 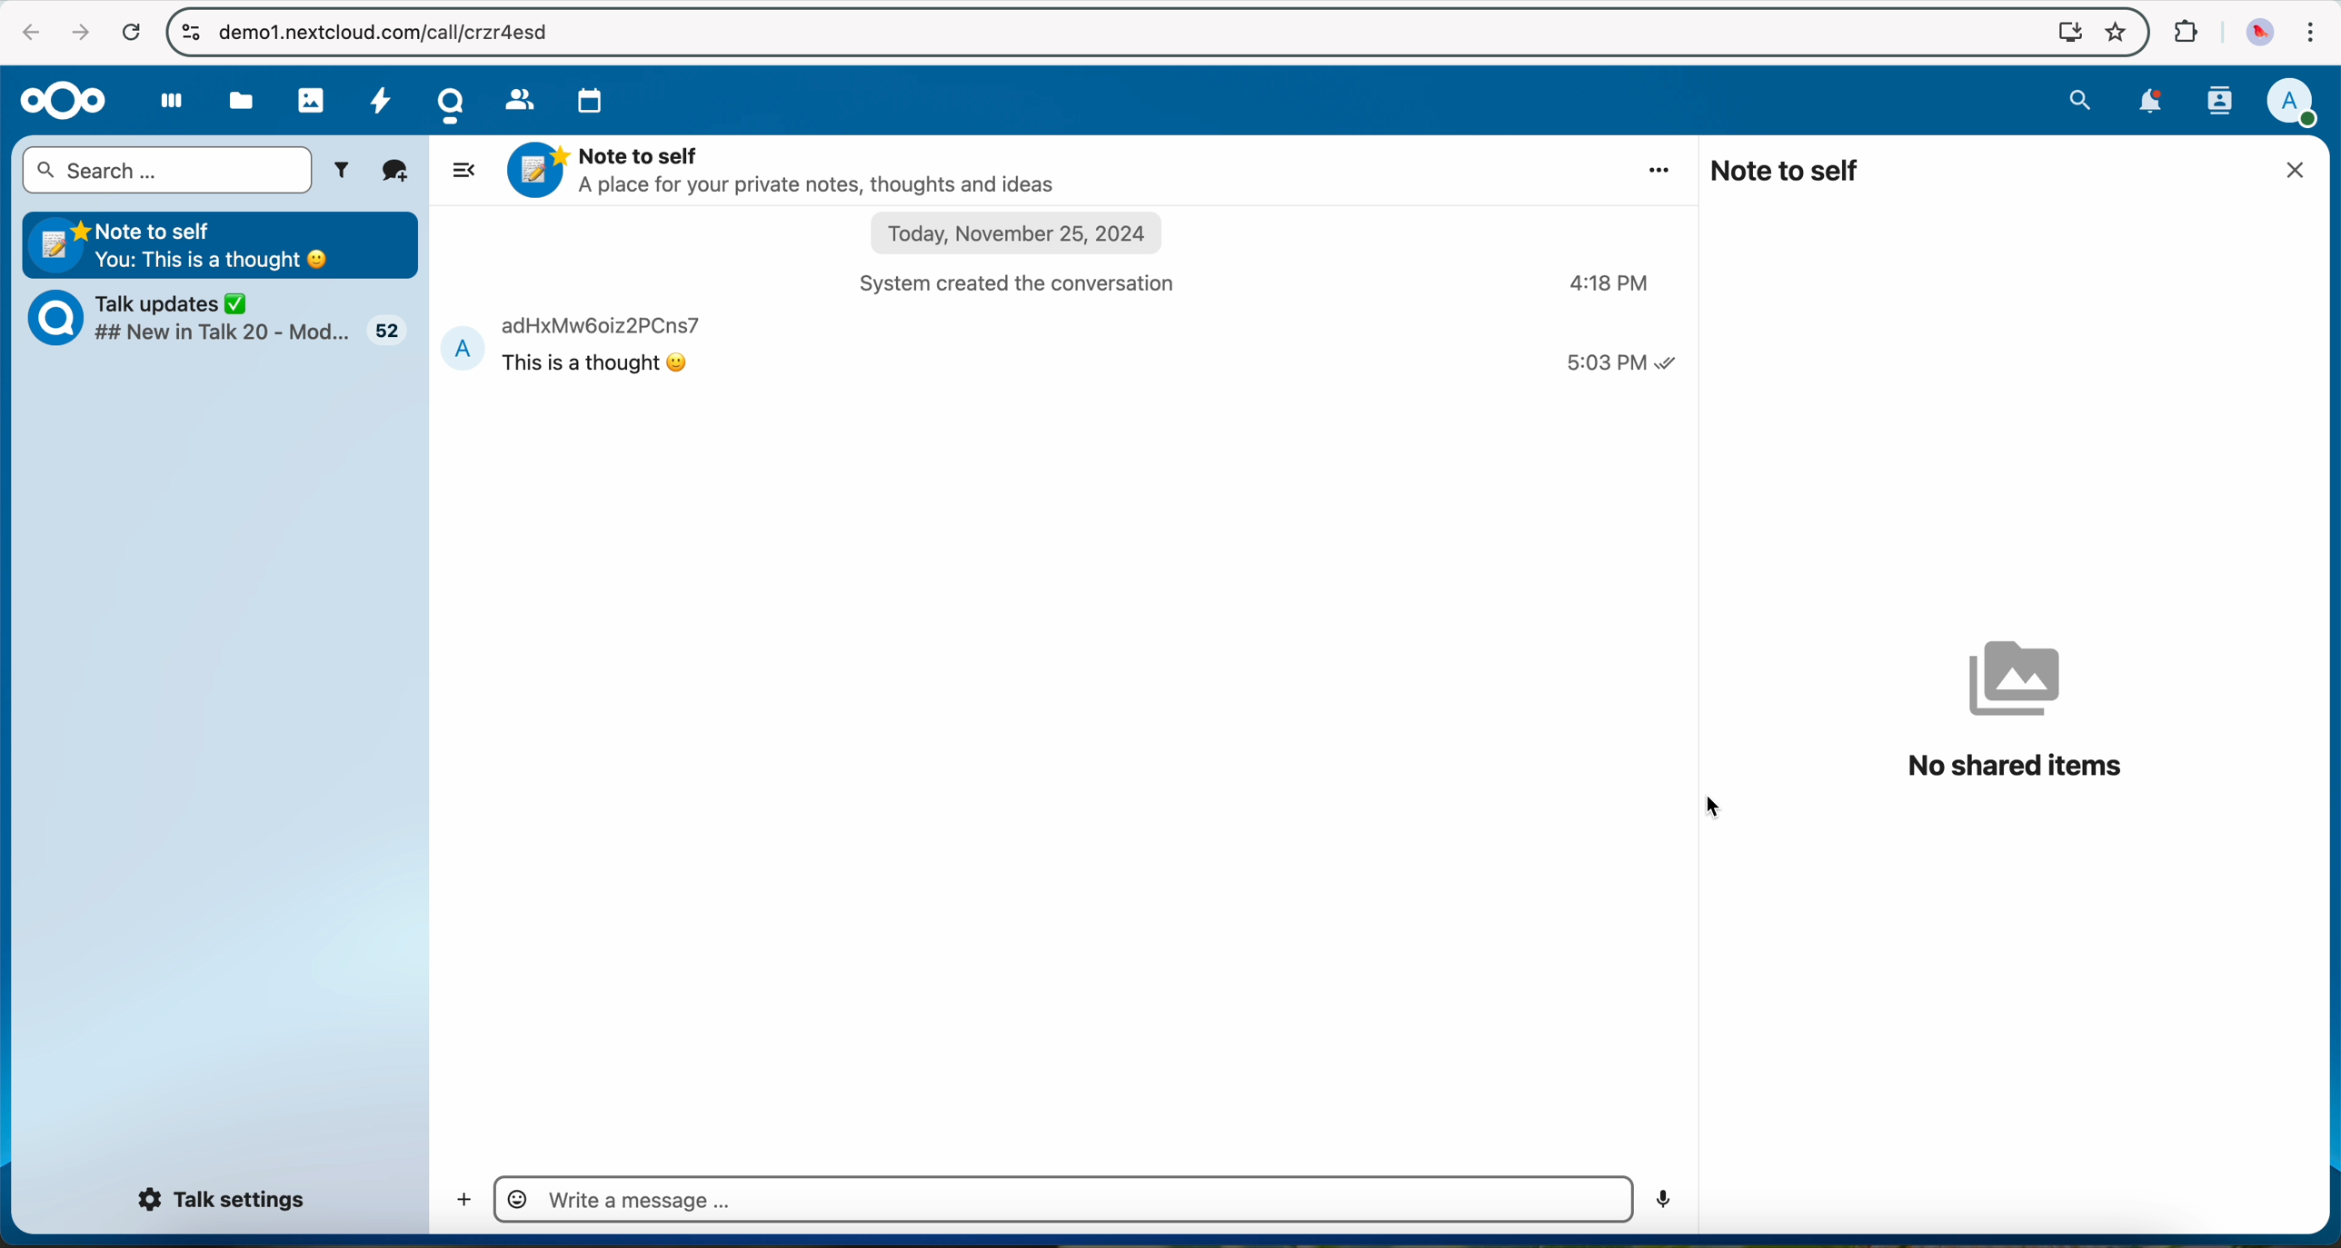 I want to click on files, so click(x=243, y=100).